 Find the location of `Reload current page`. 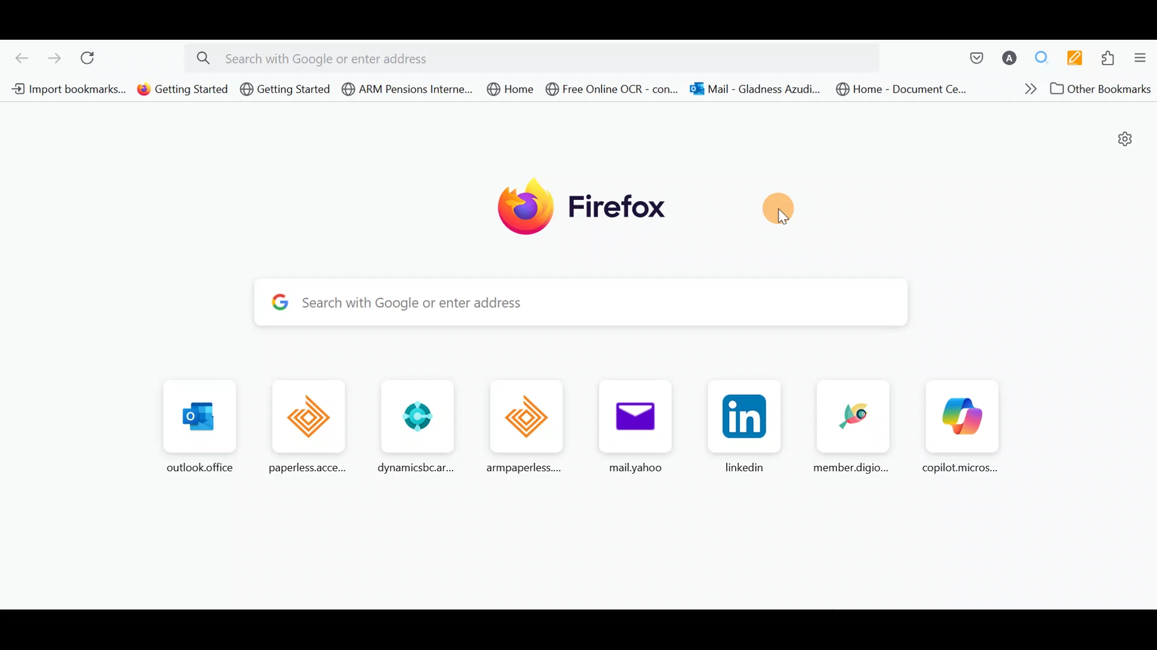

Reload current page is located at coordinates (92, 57).